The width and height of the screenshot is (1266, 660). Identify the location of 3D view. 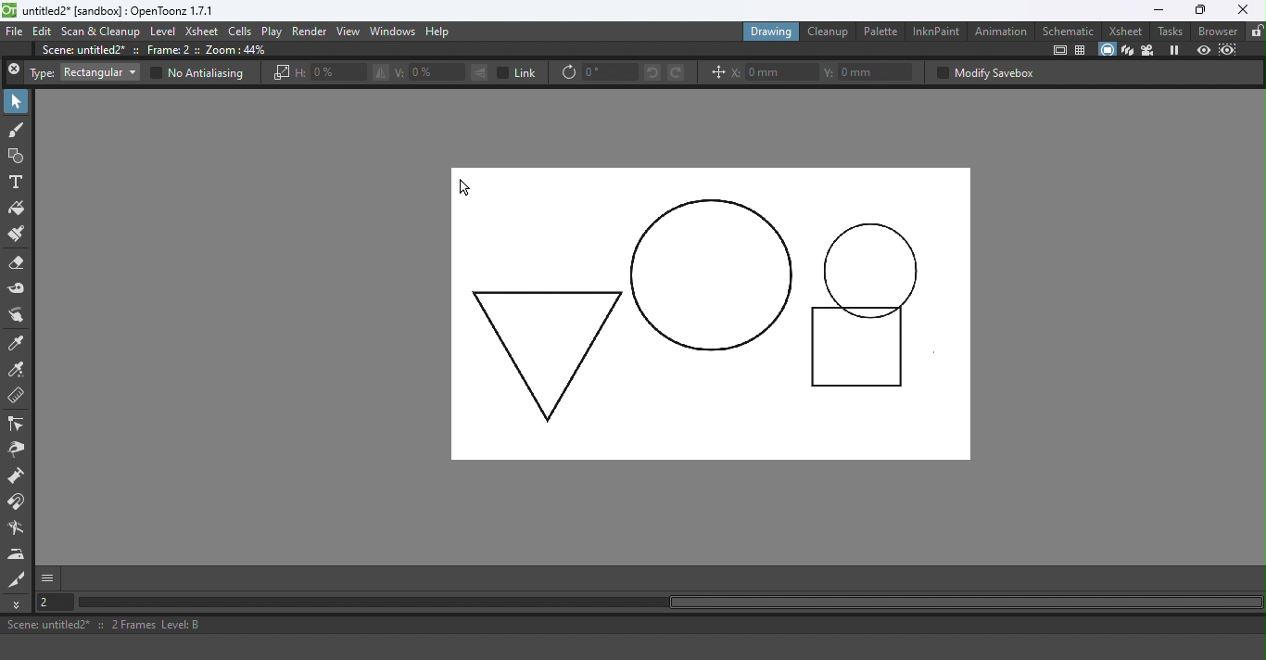
(1128, 50).